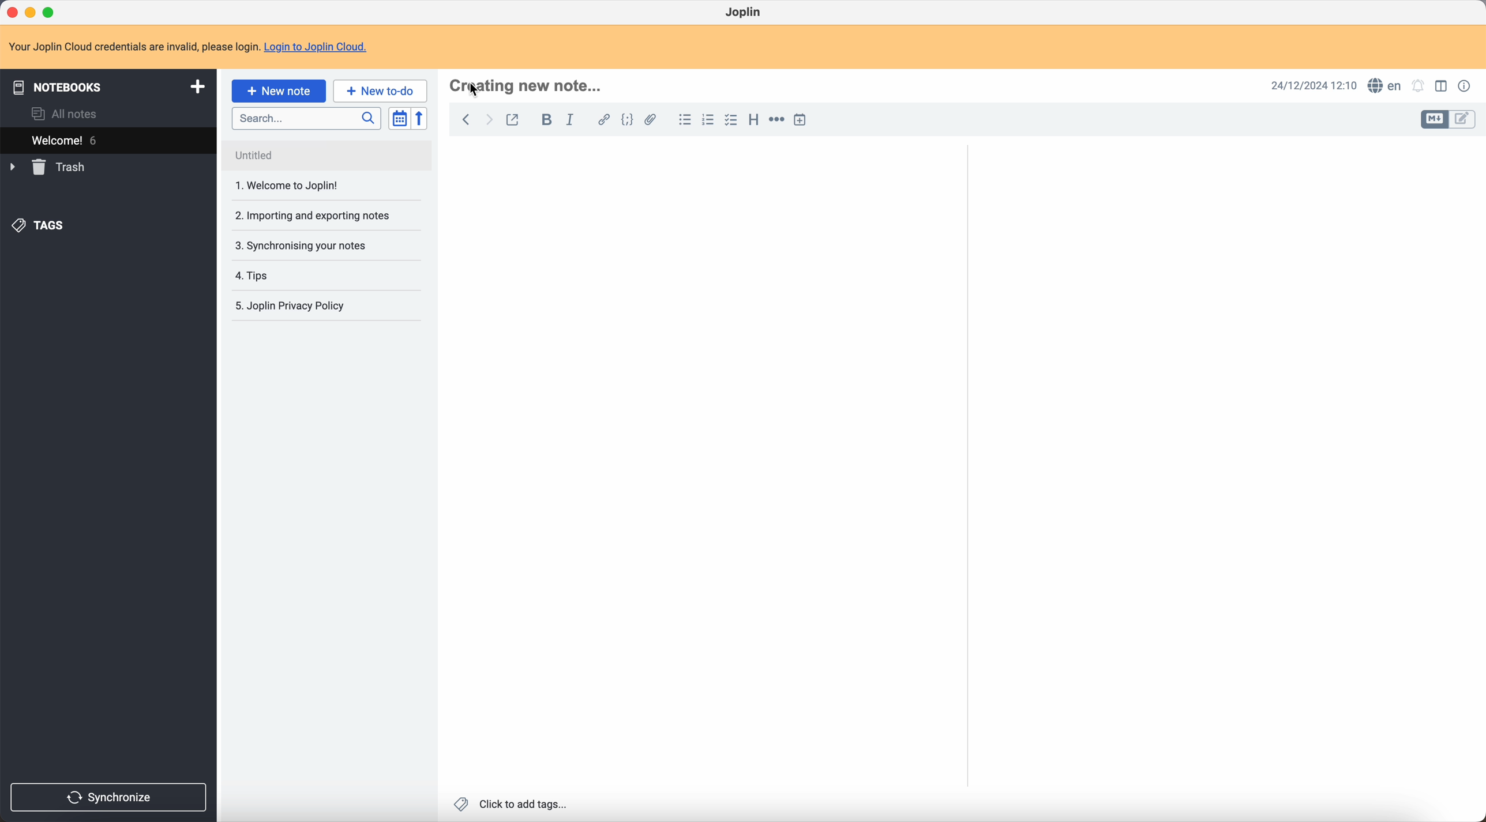 The image size is (1486, 822). Describe the element at coordinates (1464, 118) in the screenshot. I see `toggle edit layout` at that location.